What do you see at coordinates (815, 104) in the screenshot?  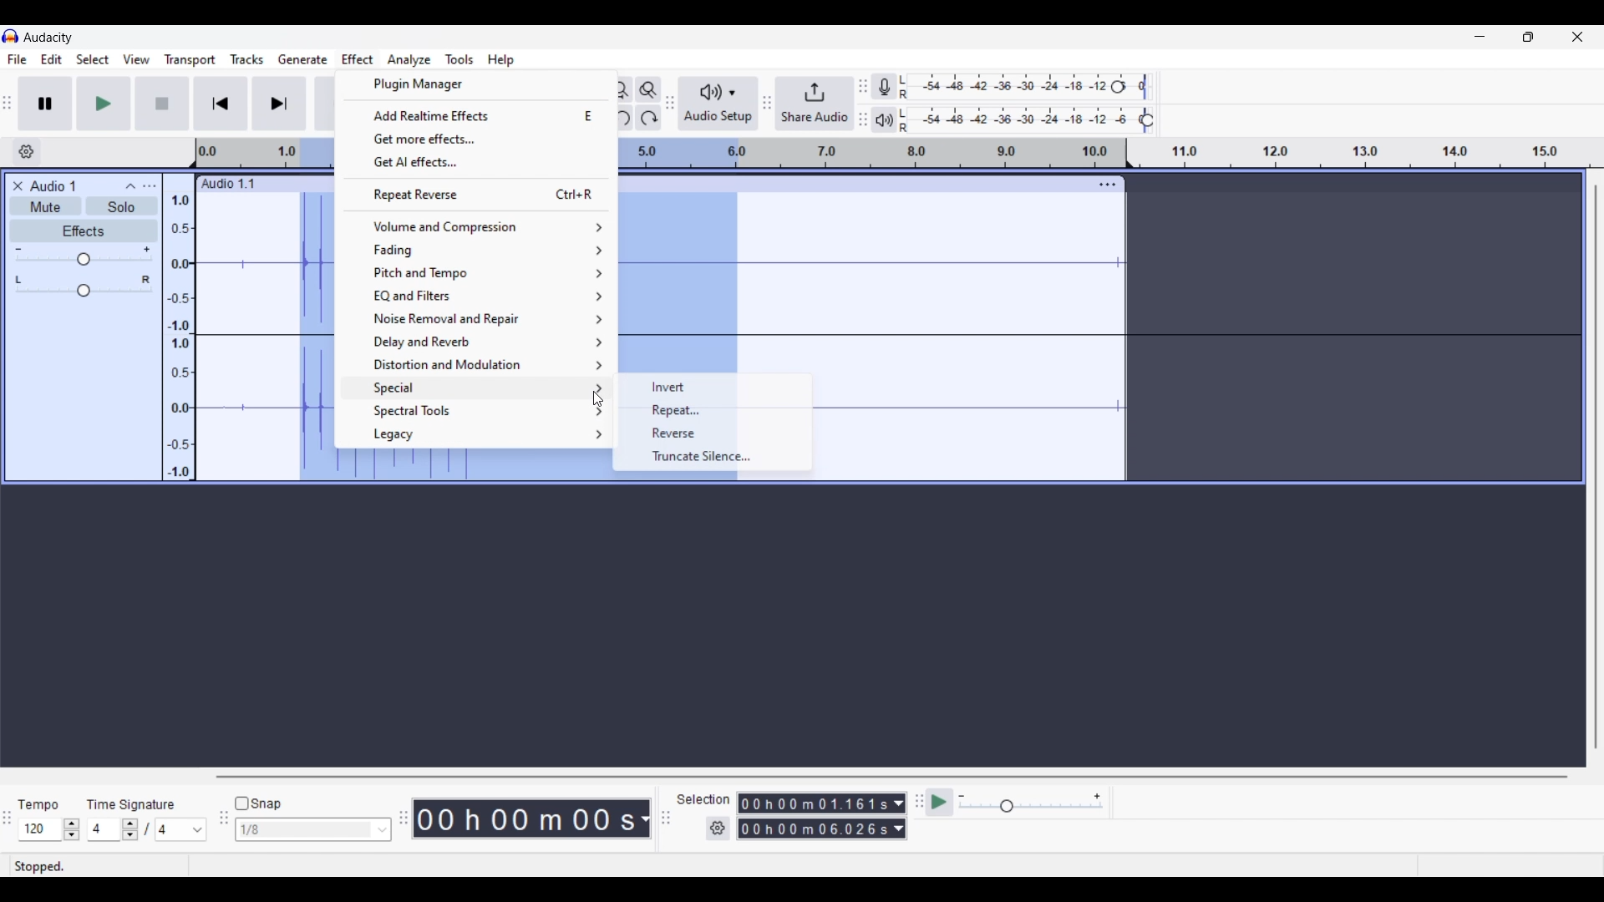 I see `Share audio` at bounding box center [815, 104].